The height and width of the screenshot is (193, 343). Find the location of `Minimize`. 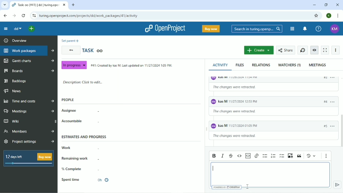

Minimize is located at coordinates (314, 5).